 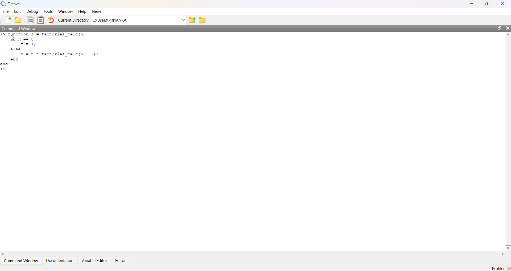 I want to click on news, so click(x=97, y=11).